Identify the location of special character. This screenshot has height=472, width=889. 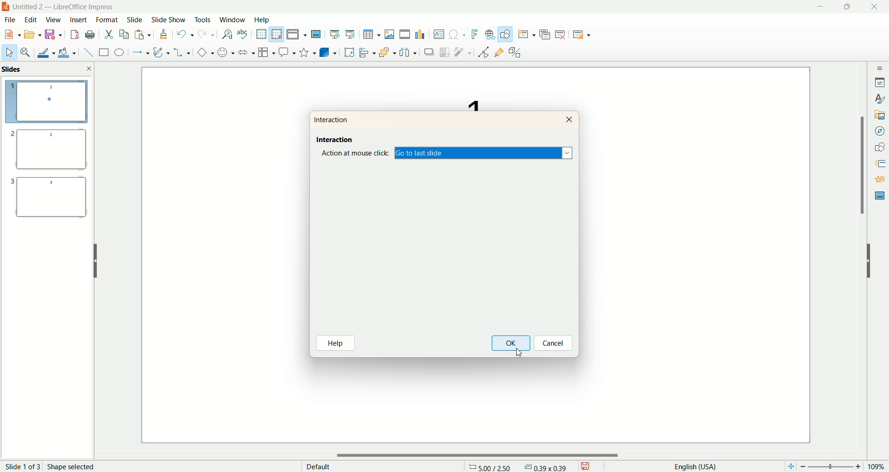
(457, 35).